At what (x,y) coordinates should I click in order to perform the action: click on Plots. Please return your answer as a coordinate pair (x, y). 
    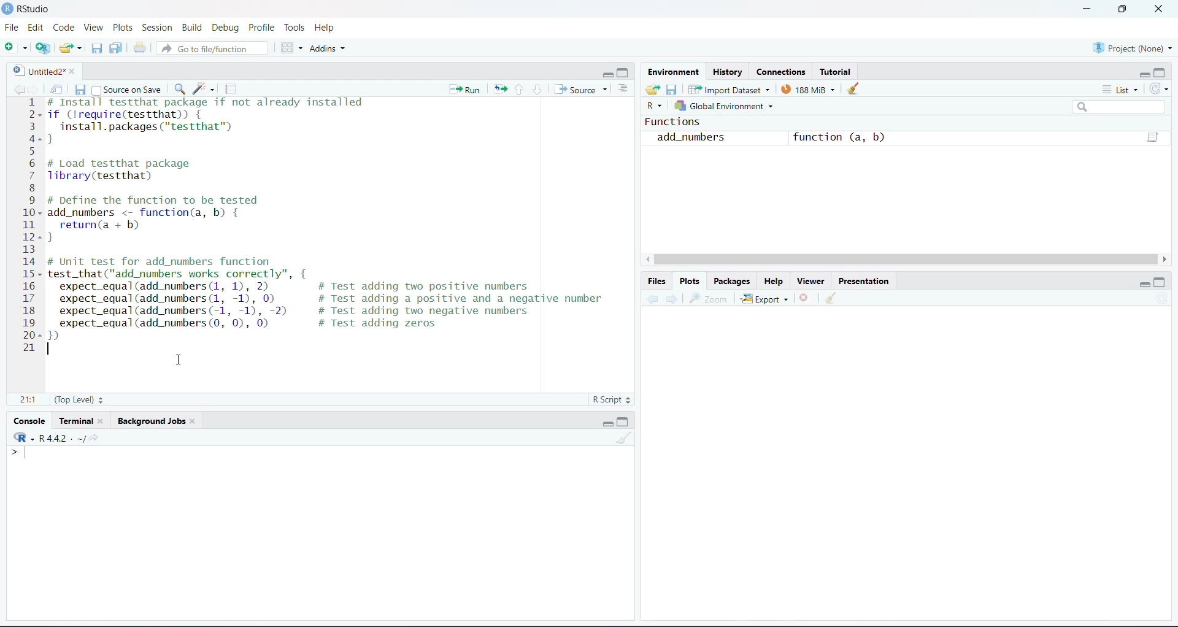
    Looking at the image, I should click on (689, 282).